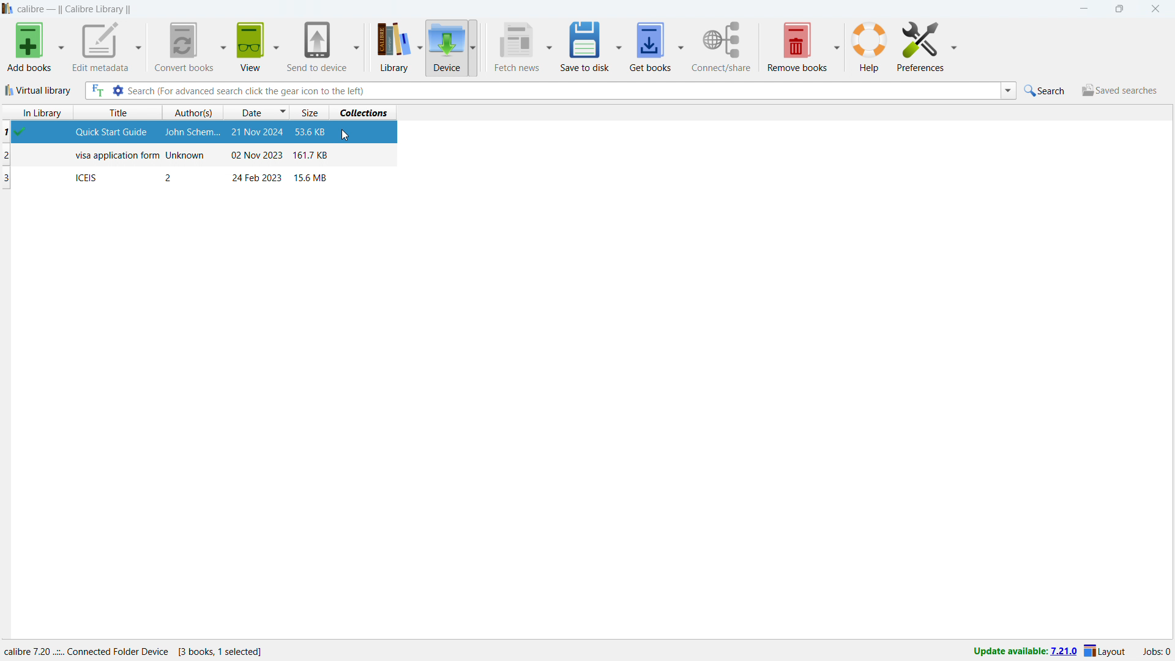 The height and width of the screenshot is (661, 1175). I want to click on sort by size, so click(311, 112).